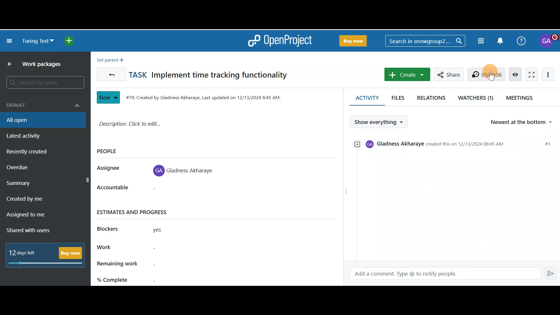 The image size is (560, 315). I want to click on More, so click(549, 74).